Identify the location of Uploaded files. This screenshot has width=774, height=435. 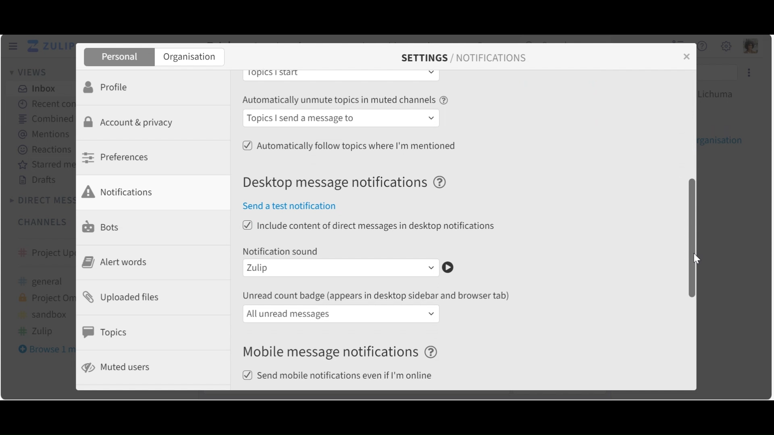
(125, 296).